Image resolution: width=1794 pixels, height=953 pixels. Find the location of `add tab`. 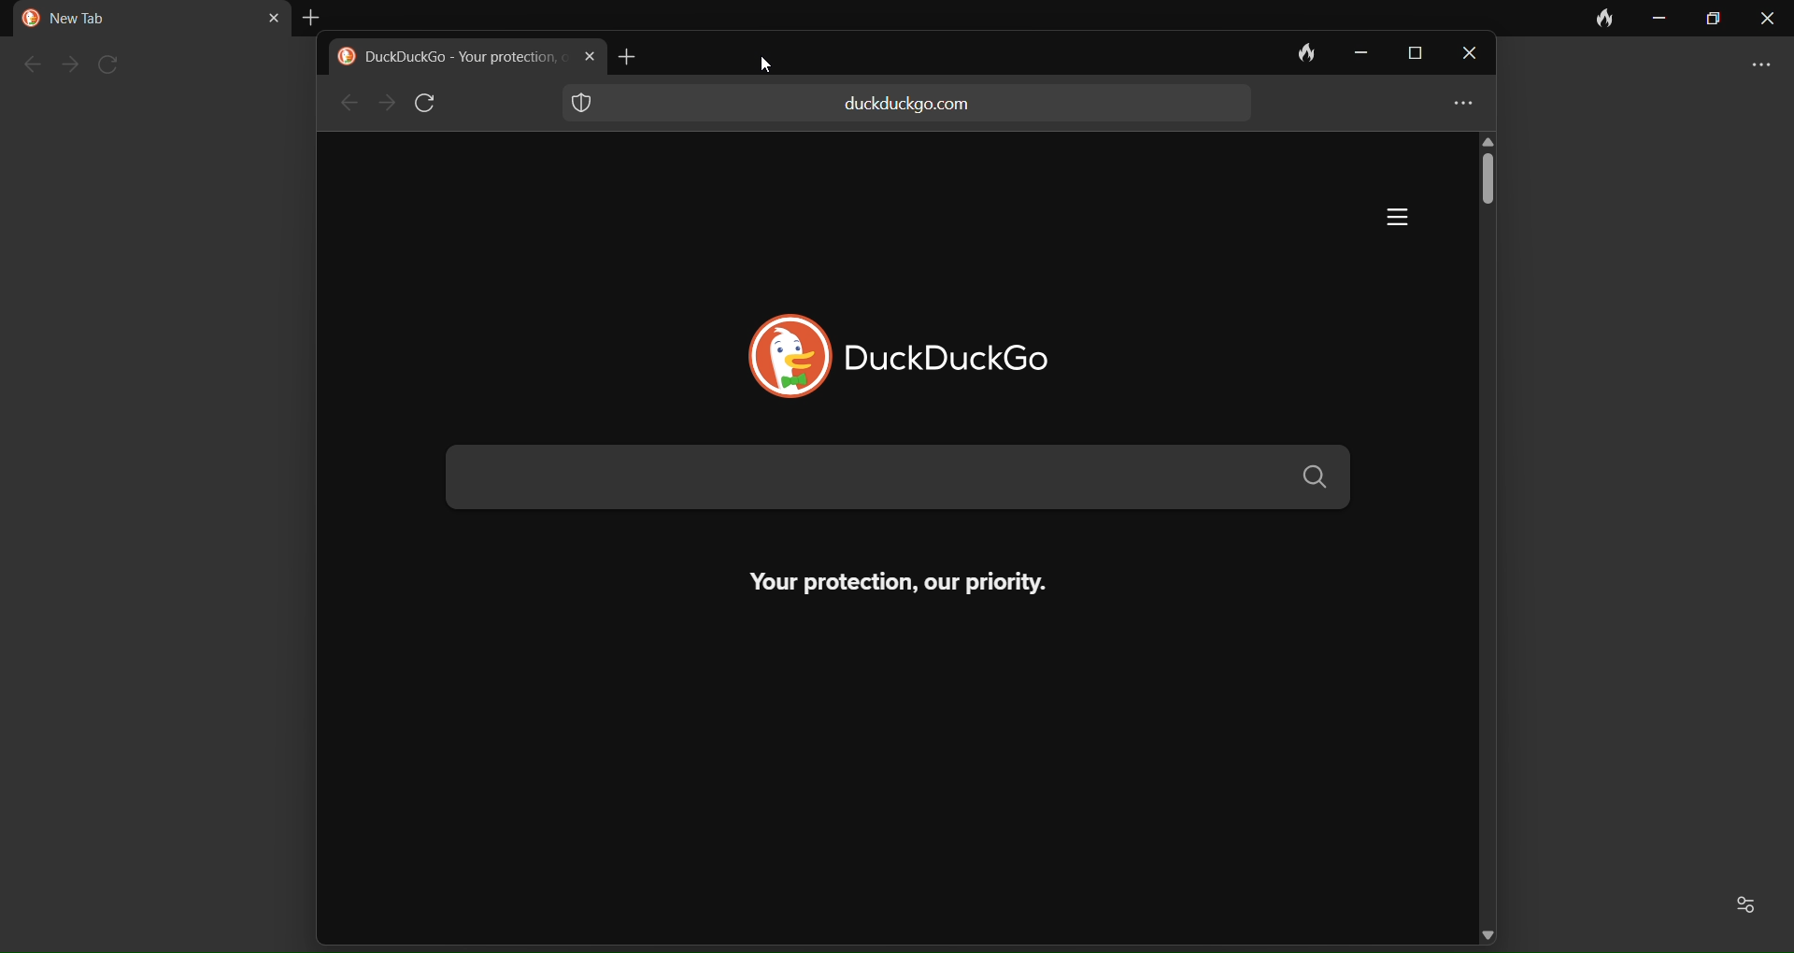

add tab is located at coordinates (314, 15).